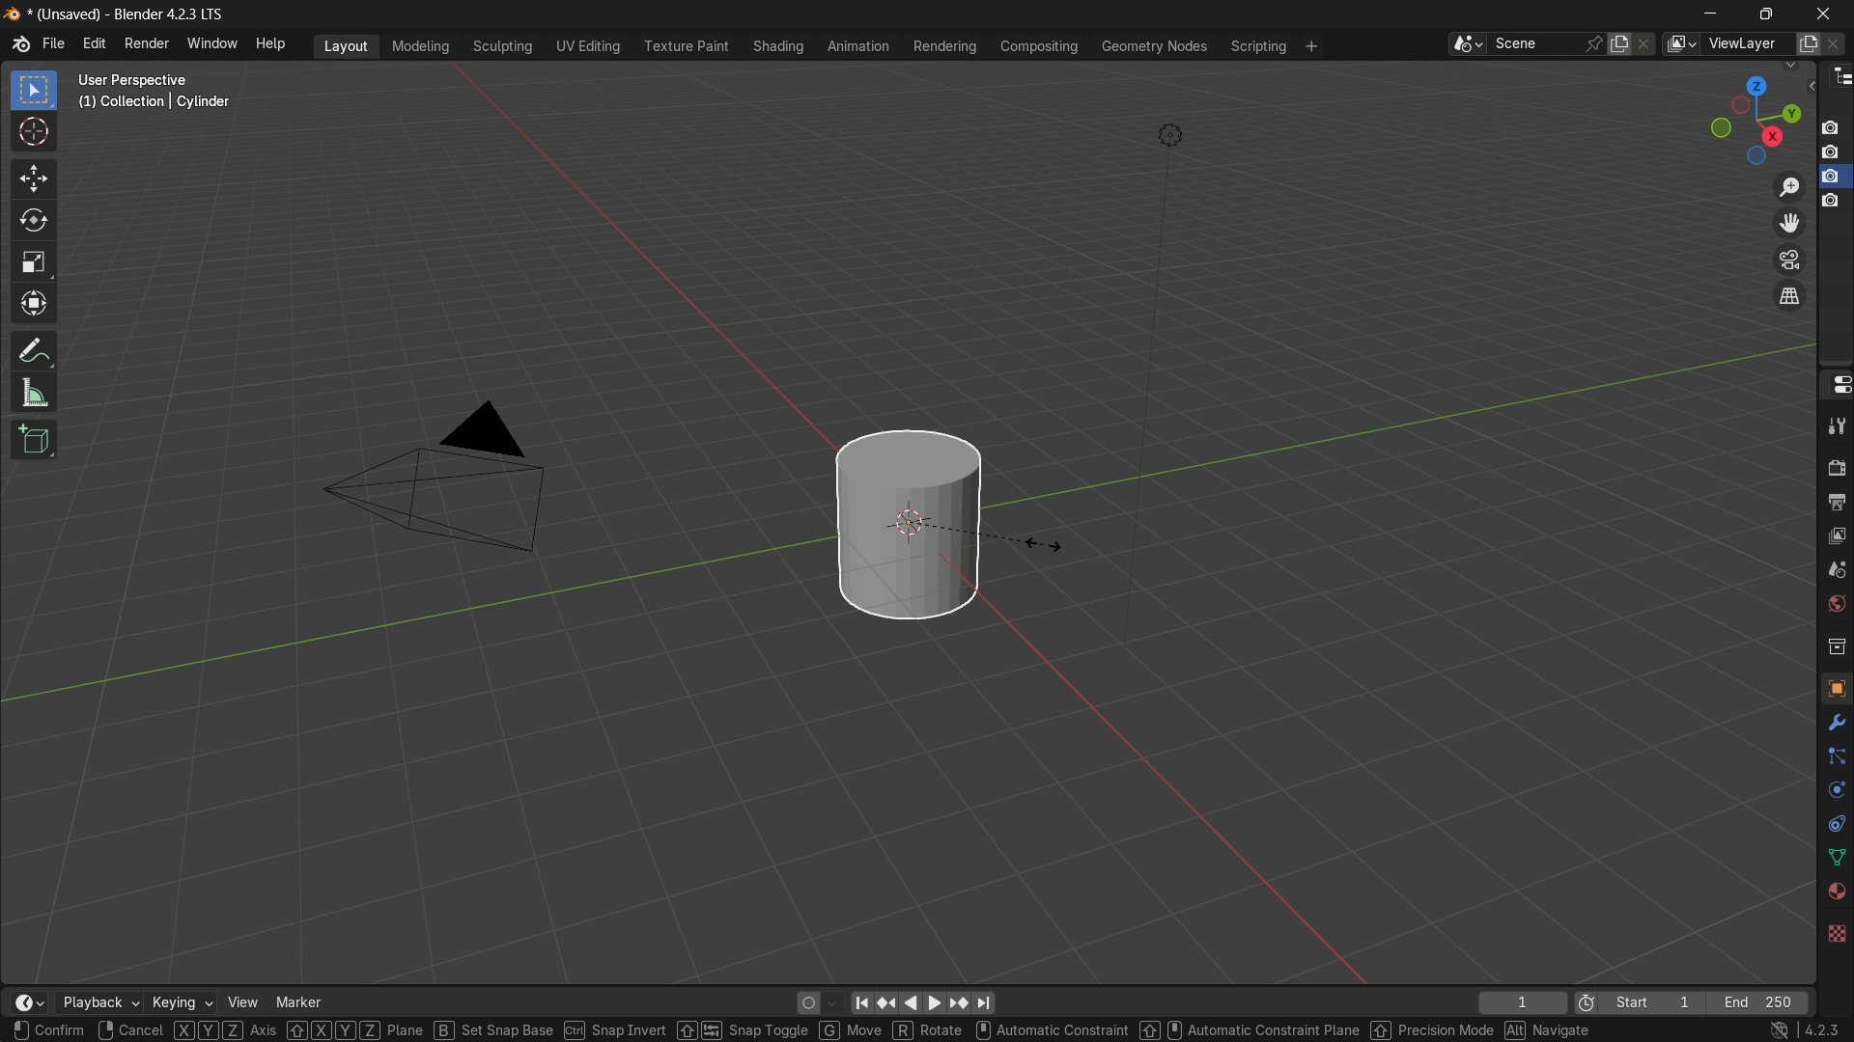 Image resolution: width=1854 pixels, height=1042 pixels. Describe the element at coordinates (1039, 48) in the screenshot. I see `compositing` at that location.